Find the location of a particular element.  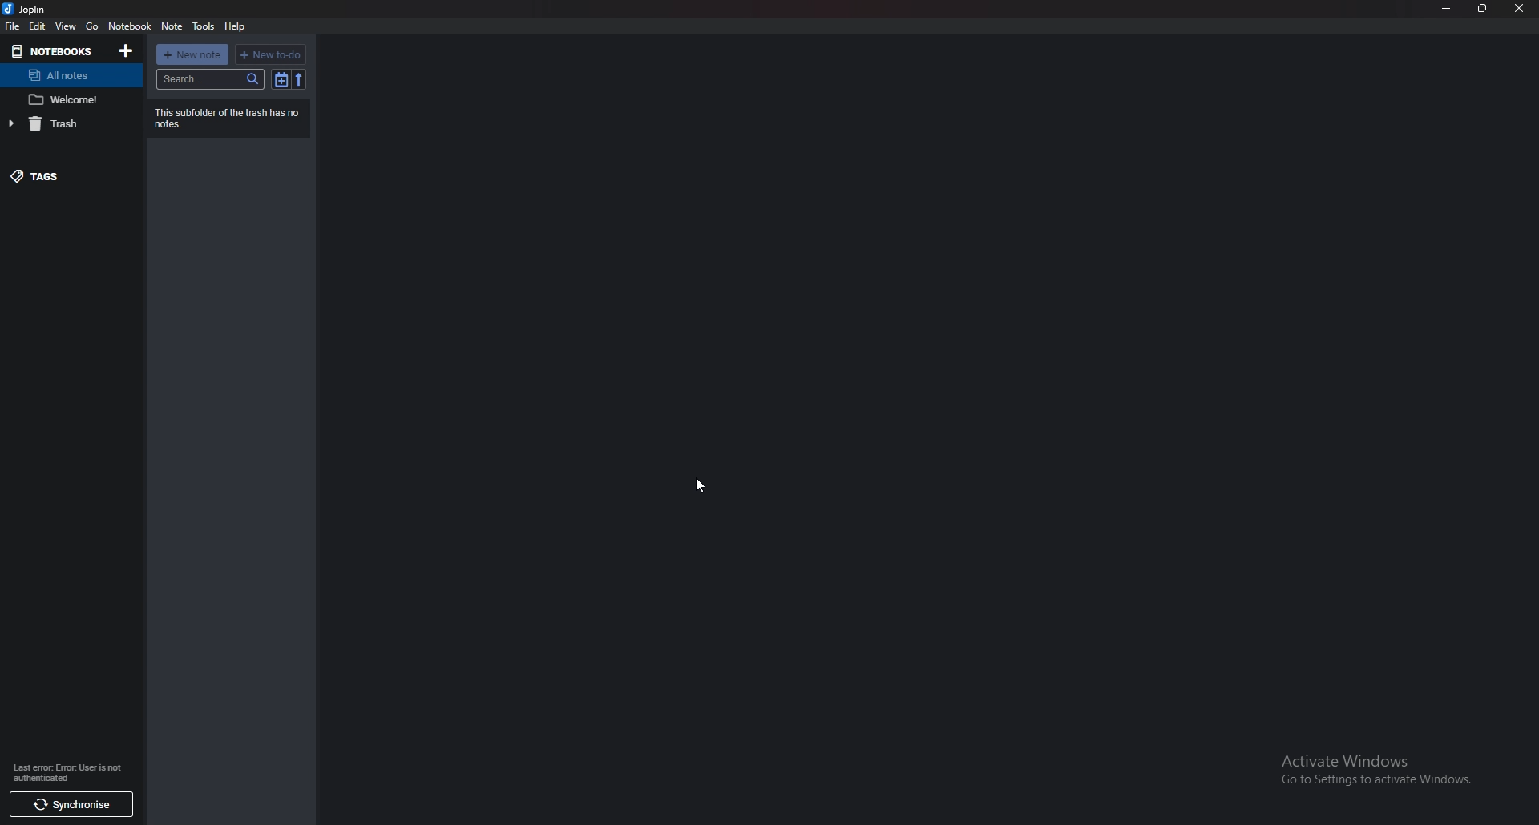

Notebooks is located at coordinates (53, 50).